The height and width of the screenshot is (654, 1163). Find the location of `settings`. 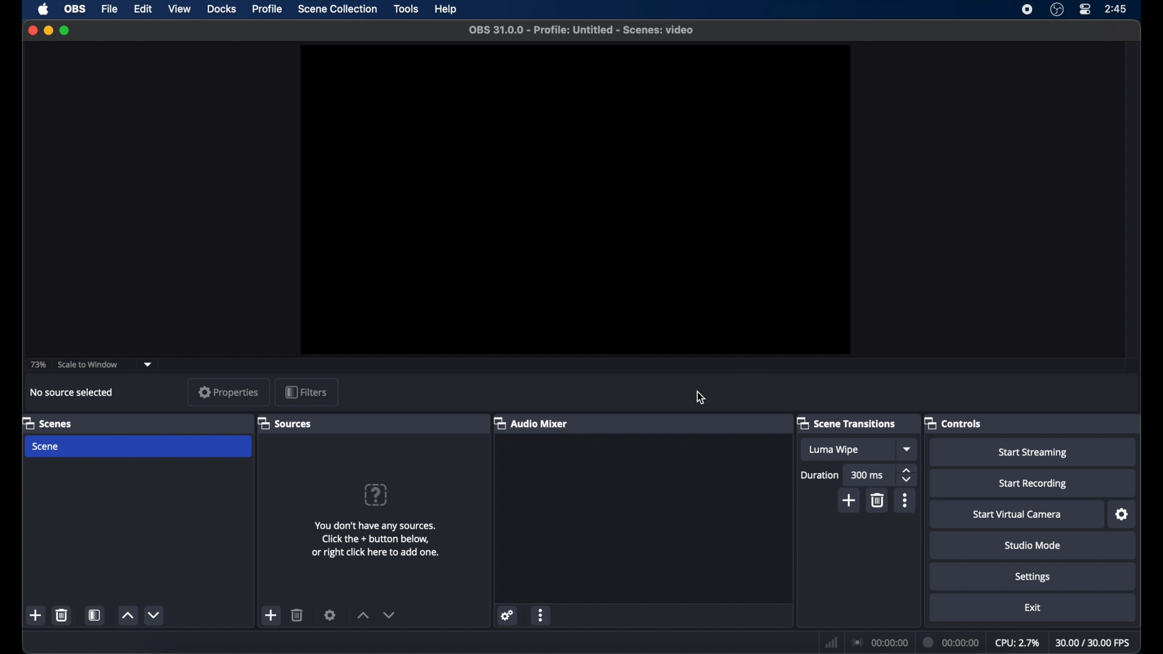

settings is located at coordinates (1033, 577).